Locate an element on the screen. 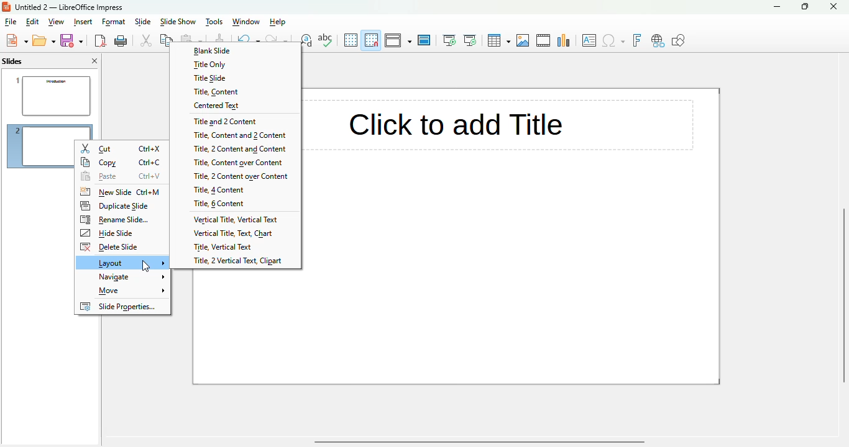 The width and height of the screenshot is (849, 447). centered text is located at coordinates (234, 105).